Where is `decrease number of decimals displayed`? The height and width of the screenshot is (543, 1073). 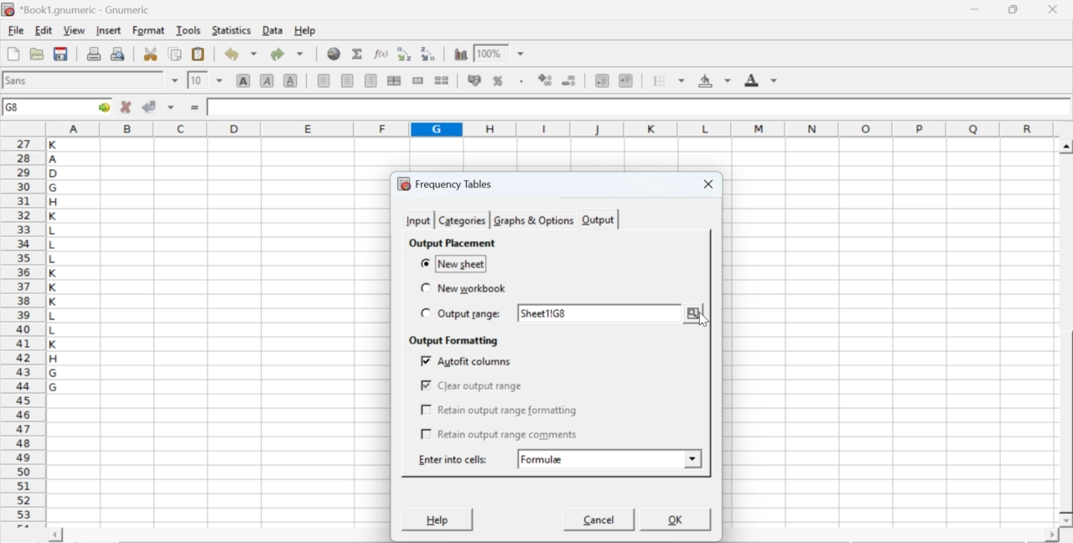
decrease number of decimals displayed is located at coordinates (545, 80).